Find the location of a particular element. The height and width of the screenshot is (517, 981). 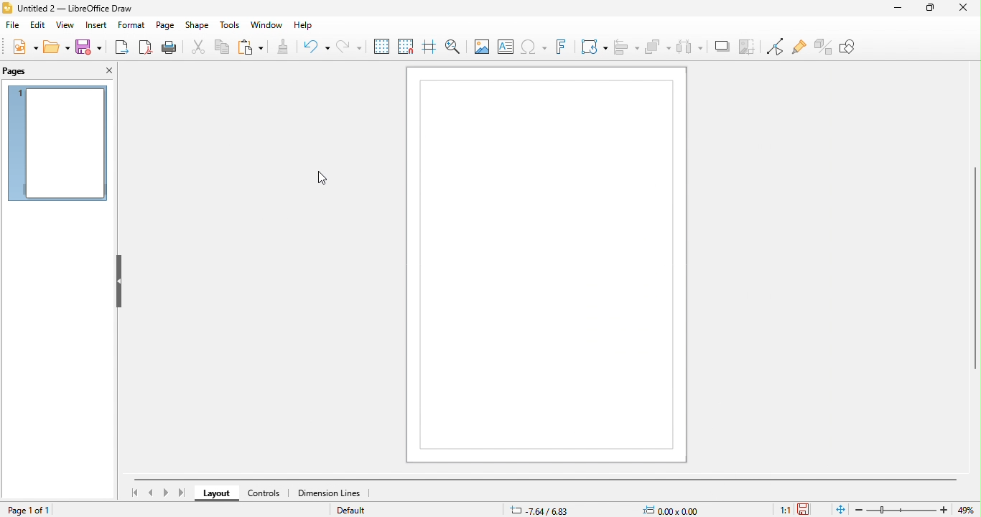

display grid is located at coordinates (380, 45).